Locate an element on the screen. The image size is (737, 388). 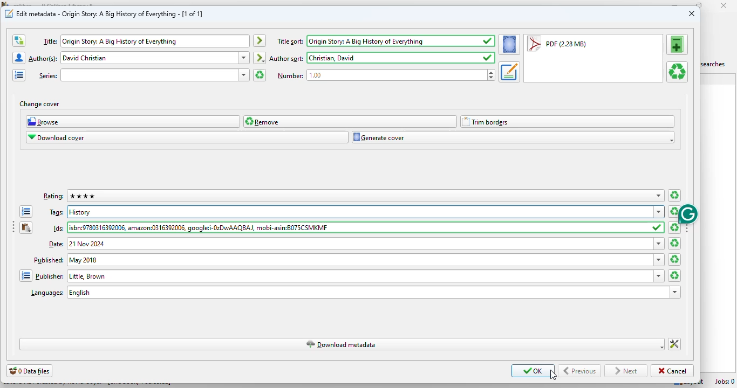
close is located at coordinates (692, 13).